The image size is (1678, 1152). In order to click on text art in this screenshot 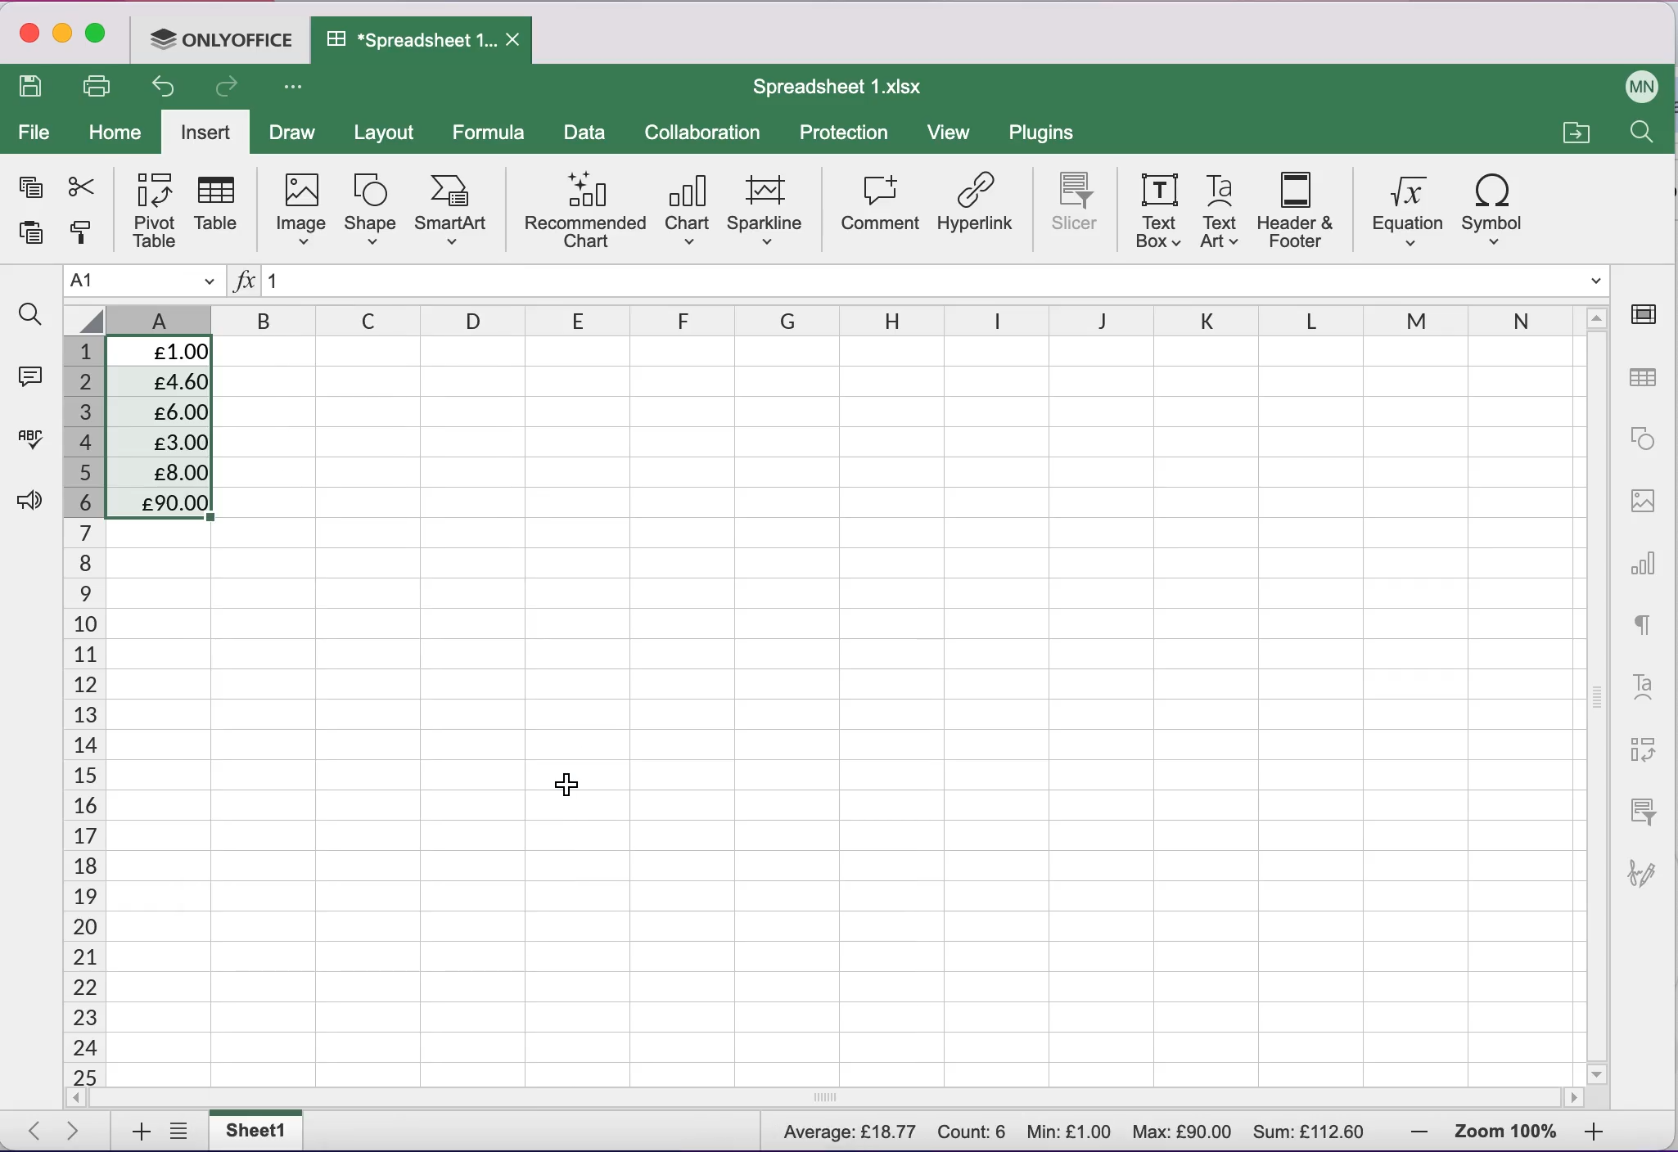, I will do `click(1642, 691)`.